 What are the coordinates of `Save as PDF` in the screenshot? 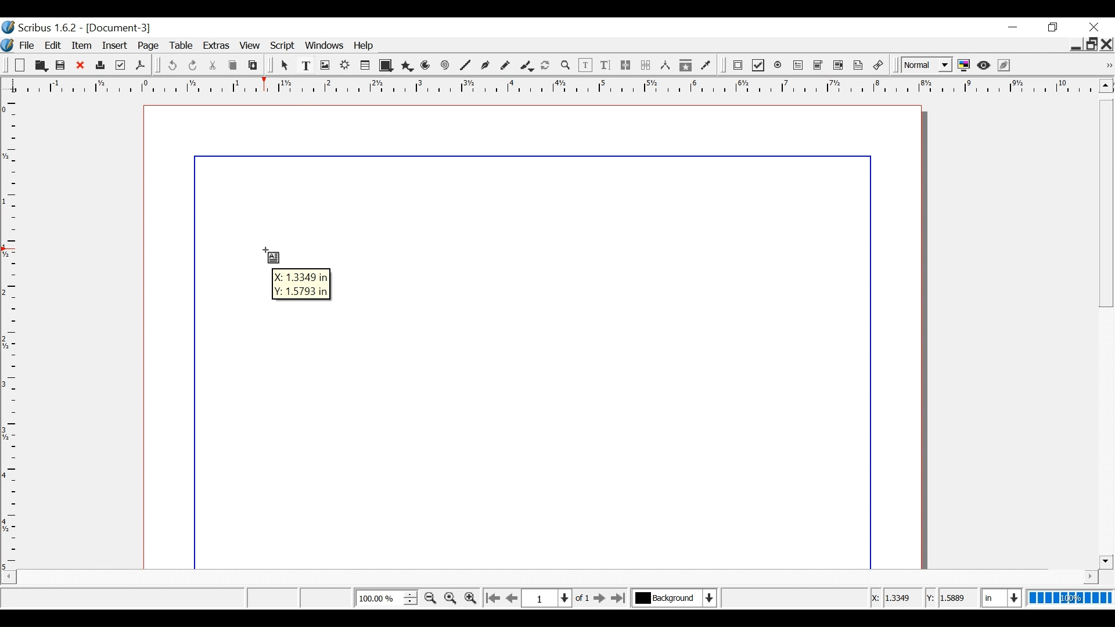 It's located at (141, 64).